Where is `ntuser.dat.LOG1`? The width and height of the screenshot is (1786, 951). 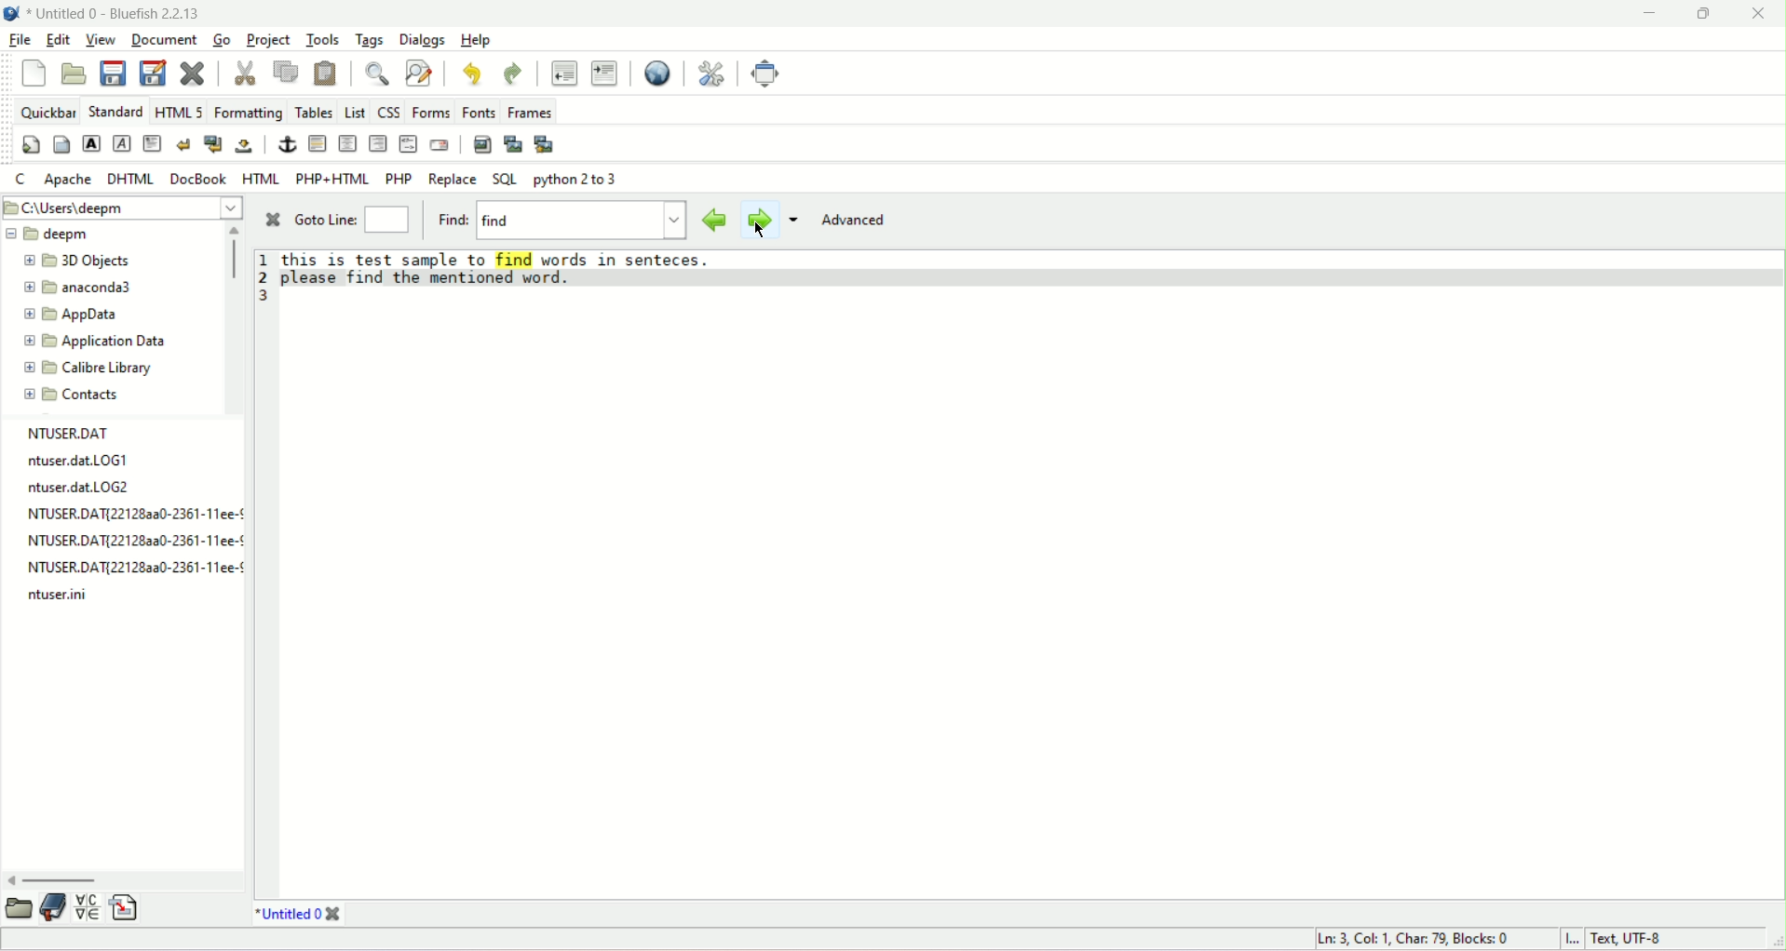 ntuser.dat.LOG1 is located at coordinates (77, 462).